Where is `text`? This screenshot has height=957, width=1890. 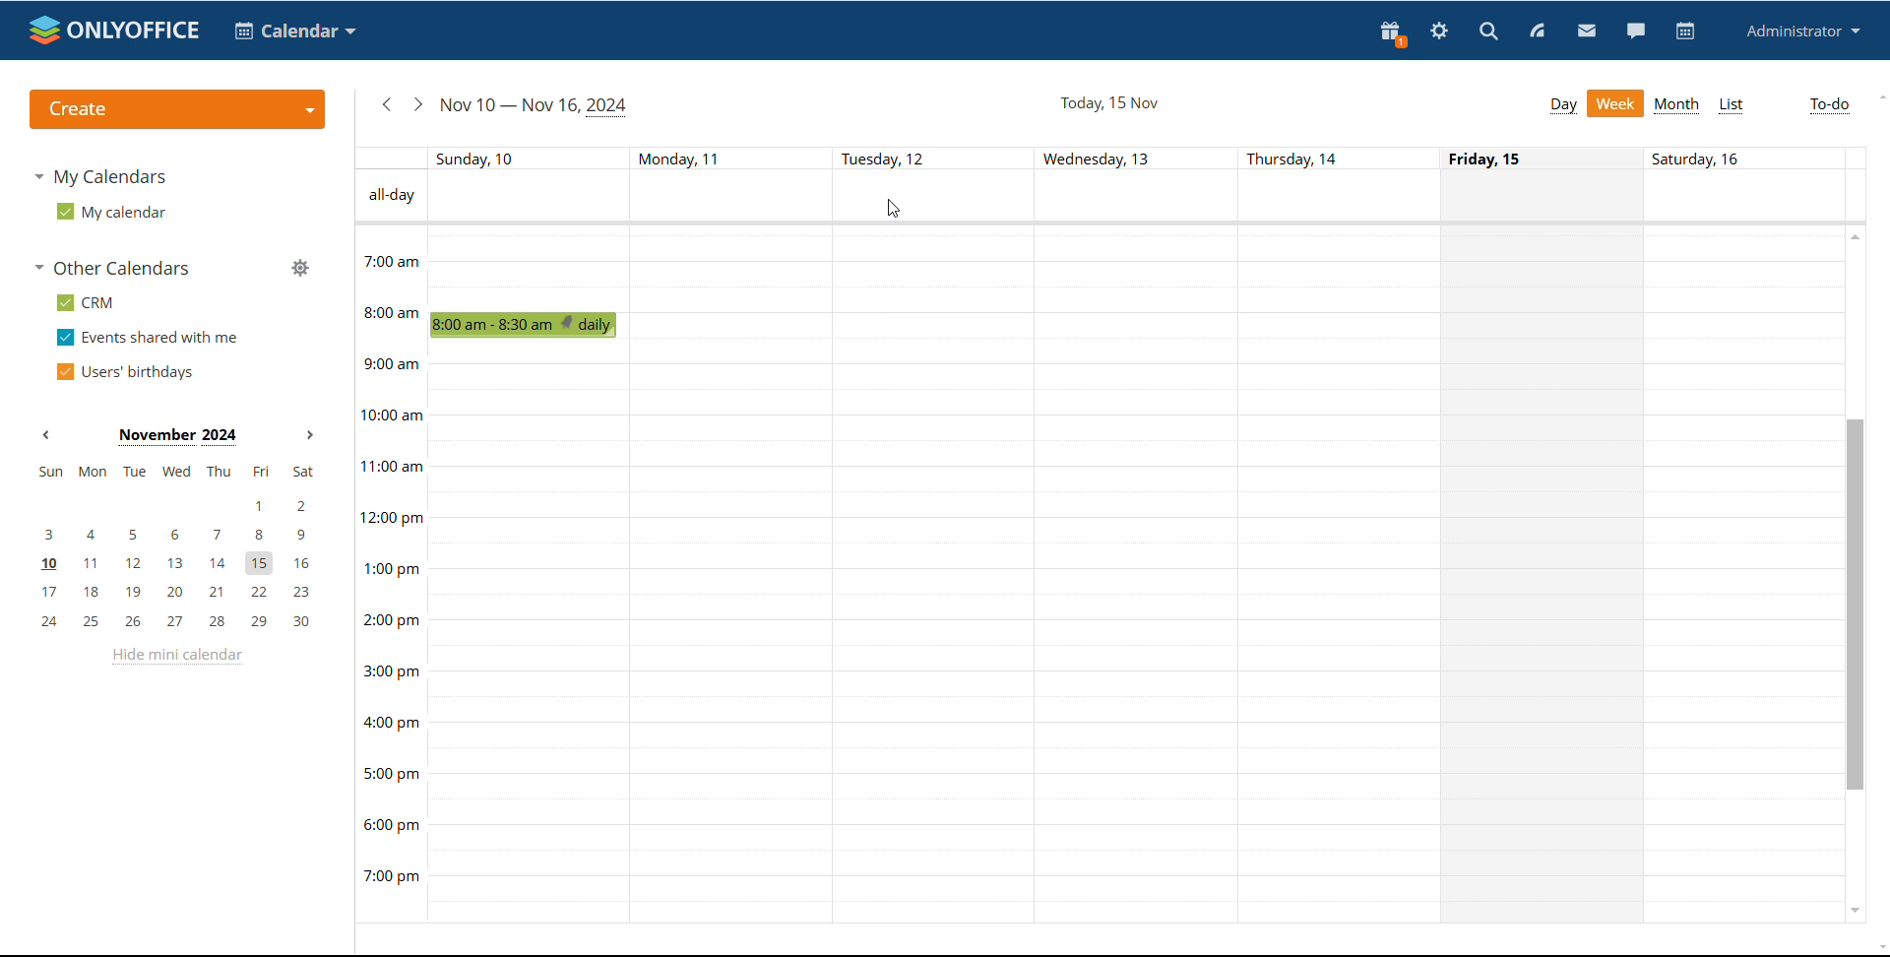
text is located at coordinates (886, 156).